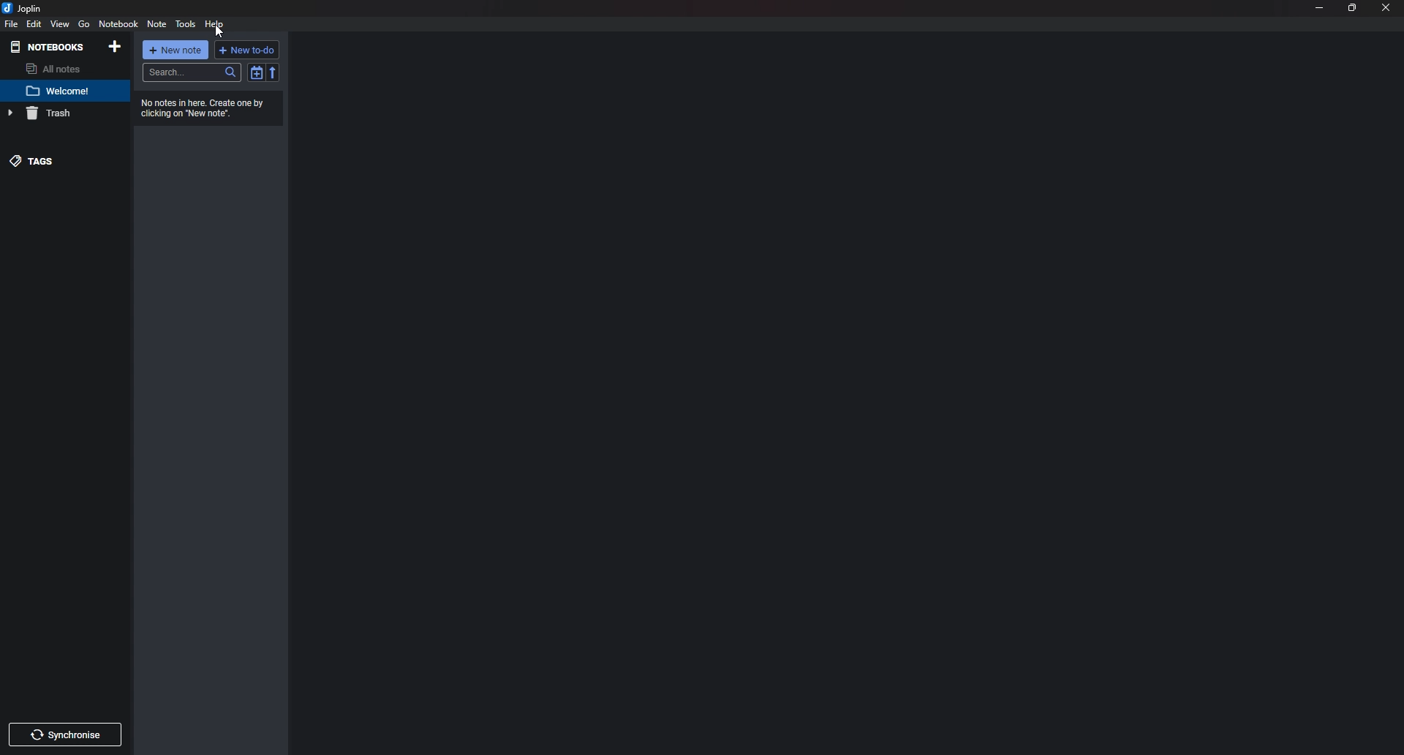  I want to click on All notes, so click(59, 69).